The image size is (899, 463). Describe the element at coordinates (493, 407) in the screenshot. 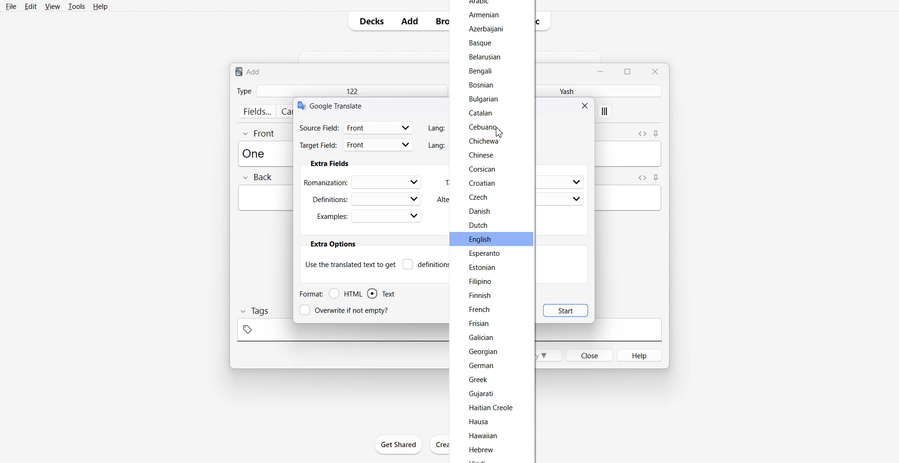

I see `Haitian Creole` at that location.